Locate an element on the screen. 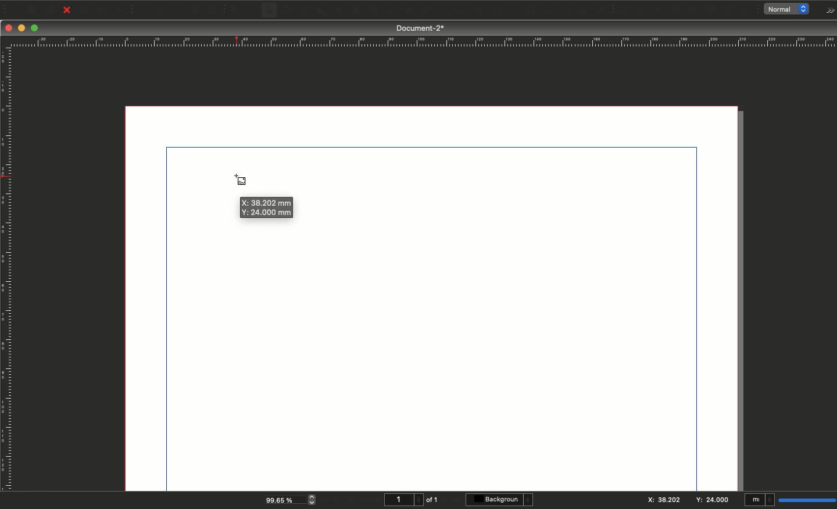 The image size is (837, 509). Cut is located at coordinates (177, 10).